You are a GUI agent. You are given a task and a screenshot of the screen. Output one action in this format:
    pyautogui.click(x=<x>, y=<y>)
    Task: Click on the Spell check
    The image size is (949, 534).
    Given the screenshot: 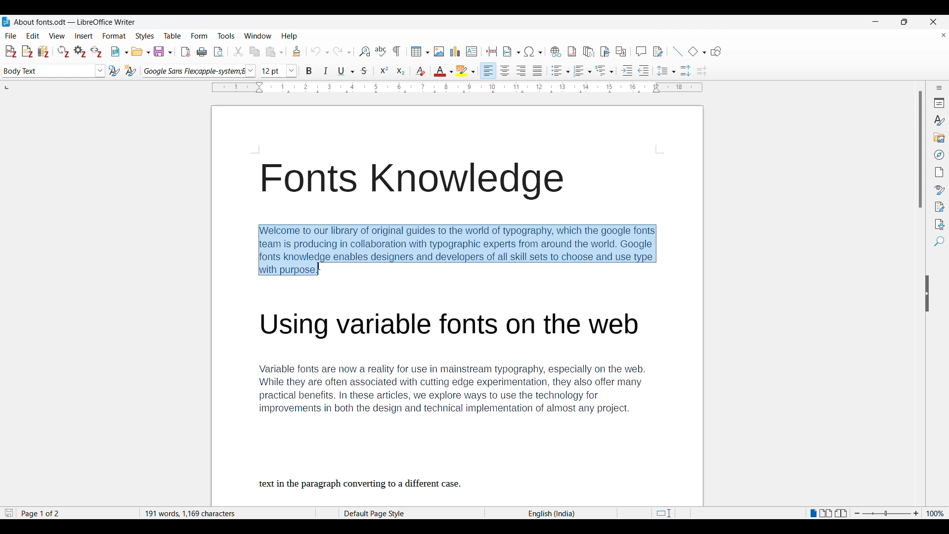 What is the action you would take?
    pyautogui.click(x=381, y=51)
    